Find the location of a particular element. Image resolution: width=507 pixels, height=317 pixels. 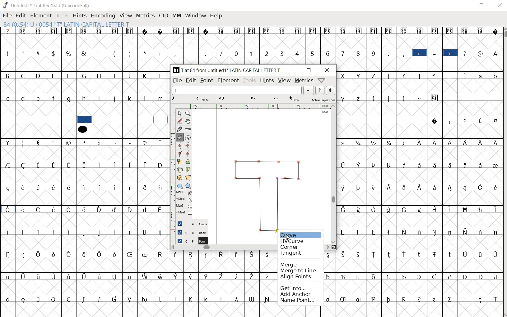

Symbol is located at coordinates (452, 210).